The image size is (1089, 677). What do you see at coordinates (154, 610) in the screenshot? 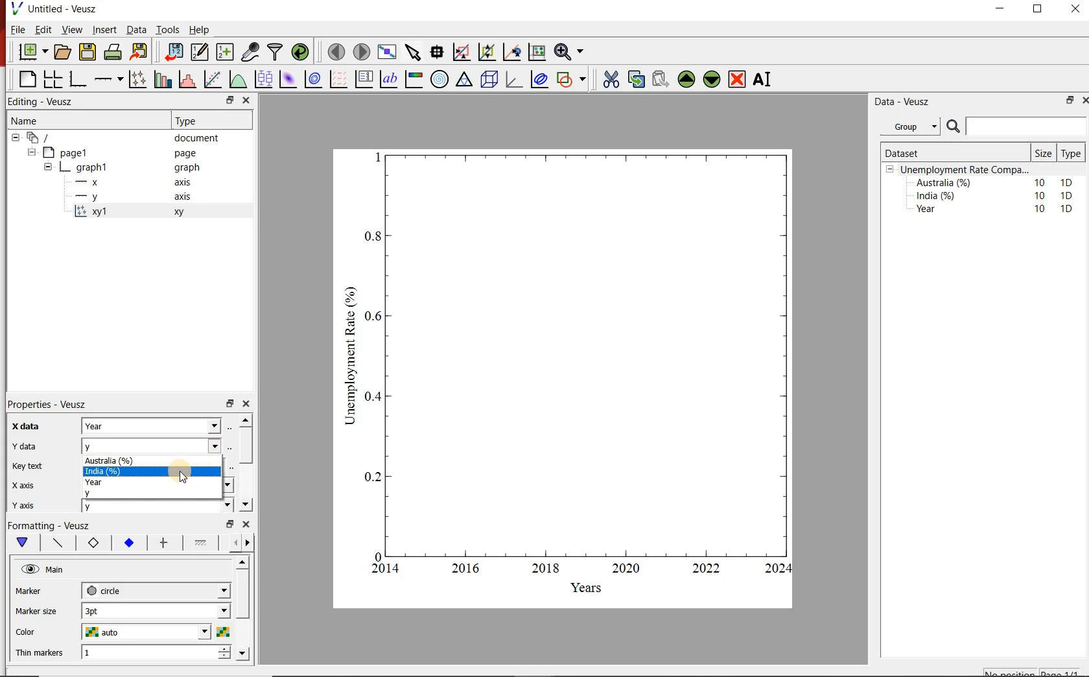
I see `1 pt` at bounding box center [154, 610].